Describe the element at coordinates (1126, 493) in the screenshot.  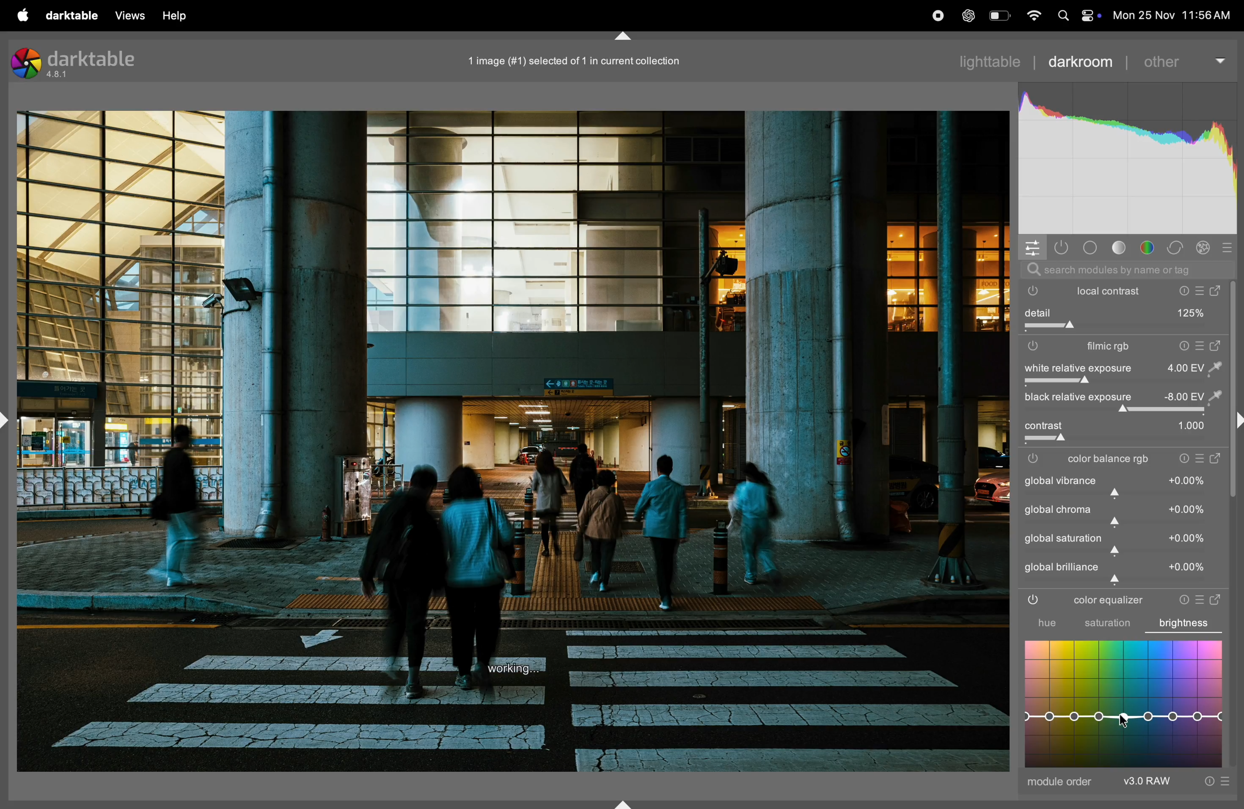
I see `slider` at that location.